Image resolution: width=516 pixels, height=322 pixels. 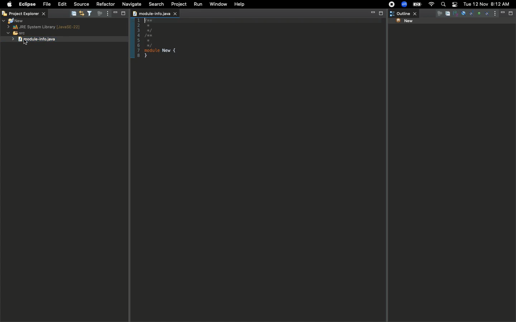 I want to click on Apple logo, so click(x=9, y=5).